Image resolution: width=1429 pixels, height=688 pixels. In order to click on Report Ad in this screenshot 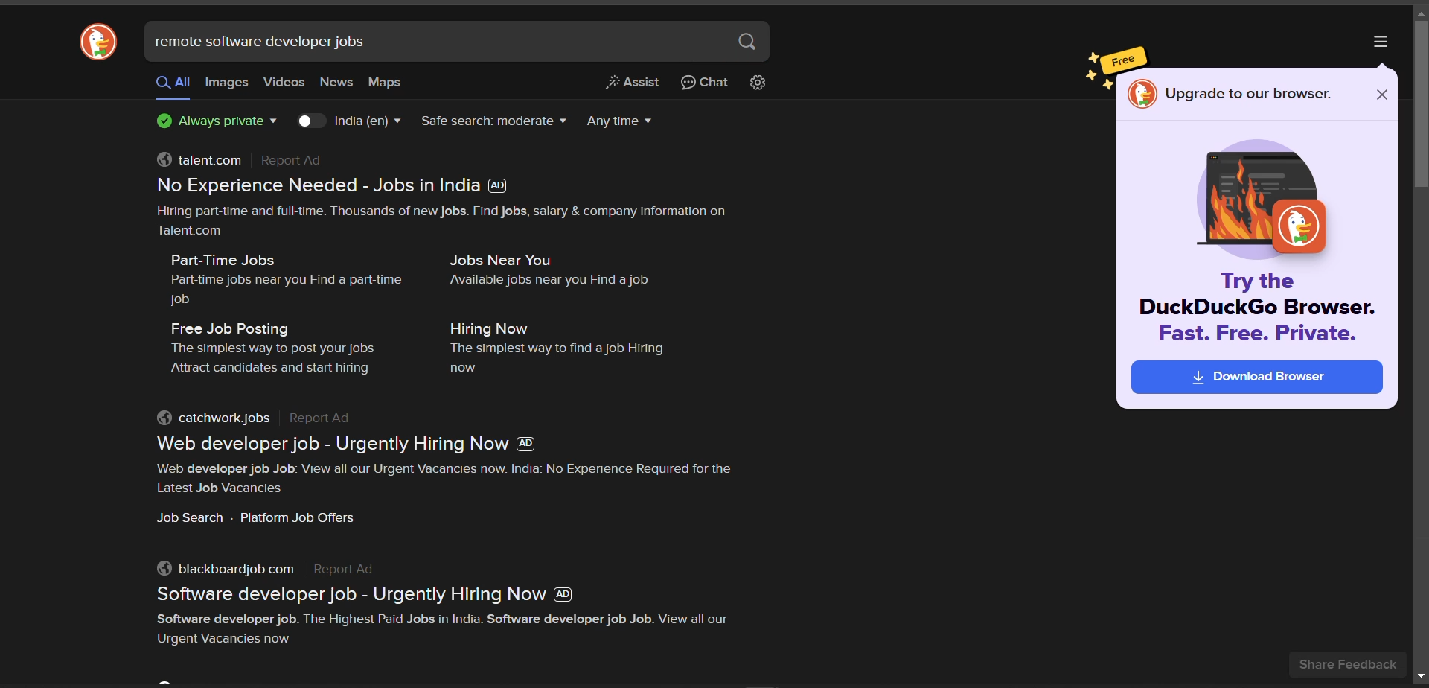, I will do `click(321, 418)`.